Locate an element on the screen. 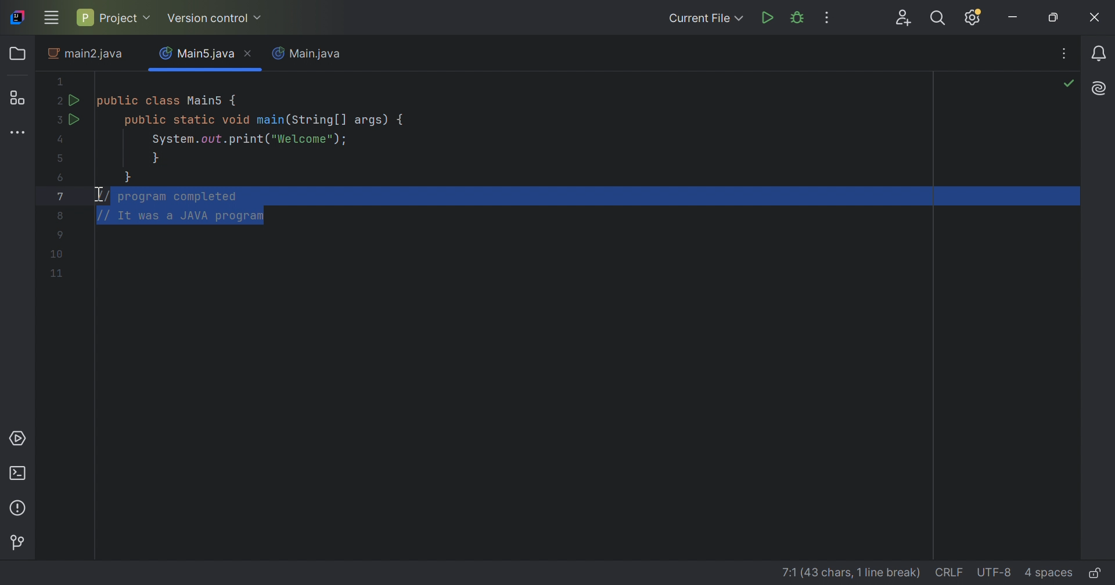 Image resolution: width=1115 pixels, height=585 pixels. Version control is located at coordinates (216, 19).